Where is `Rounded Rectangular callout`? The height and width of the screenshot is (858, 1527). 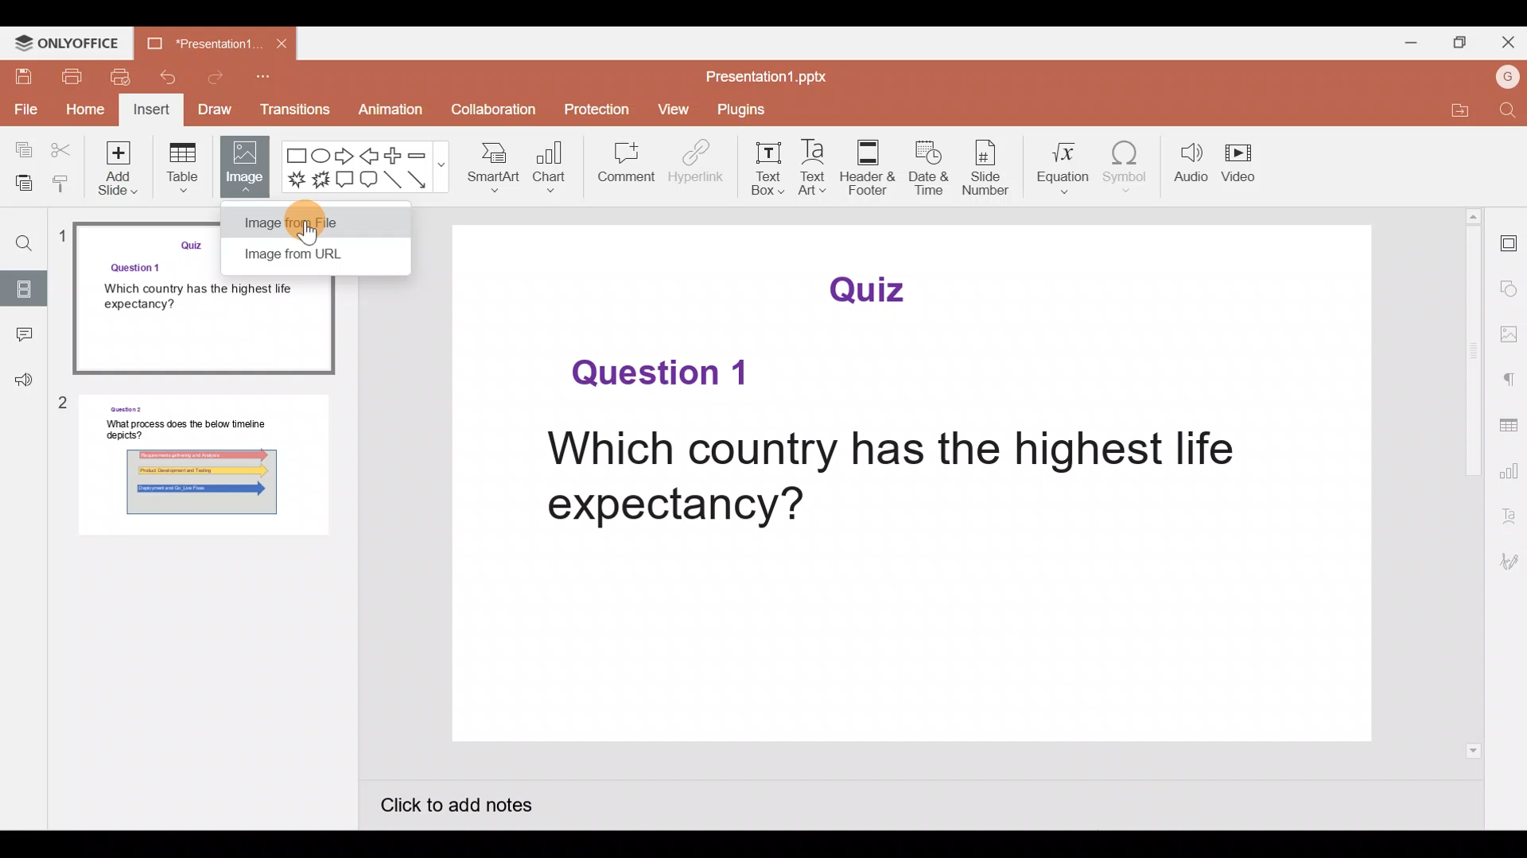
Rounded Rectangular callout is located at coordinates (372, 181).